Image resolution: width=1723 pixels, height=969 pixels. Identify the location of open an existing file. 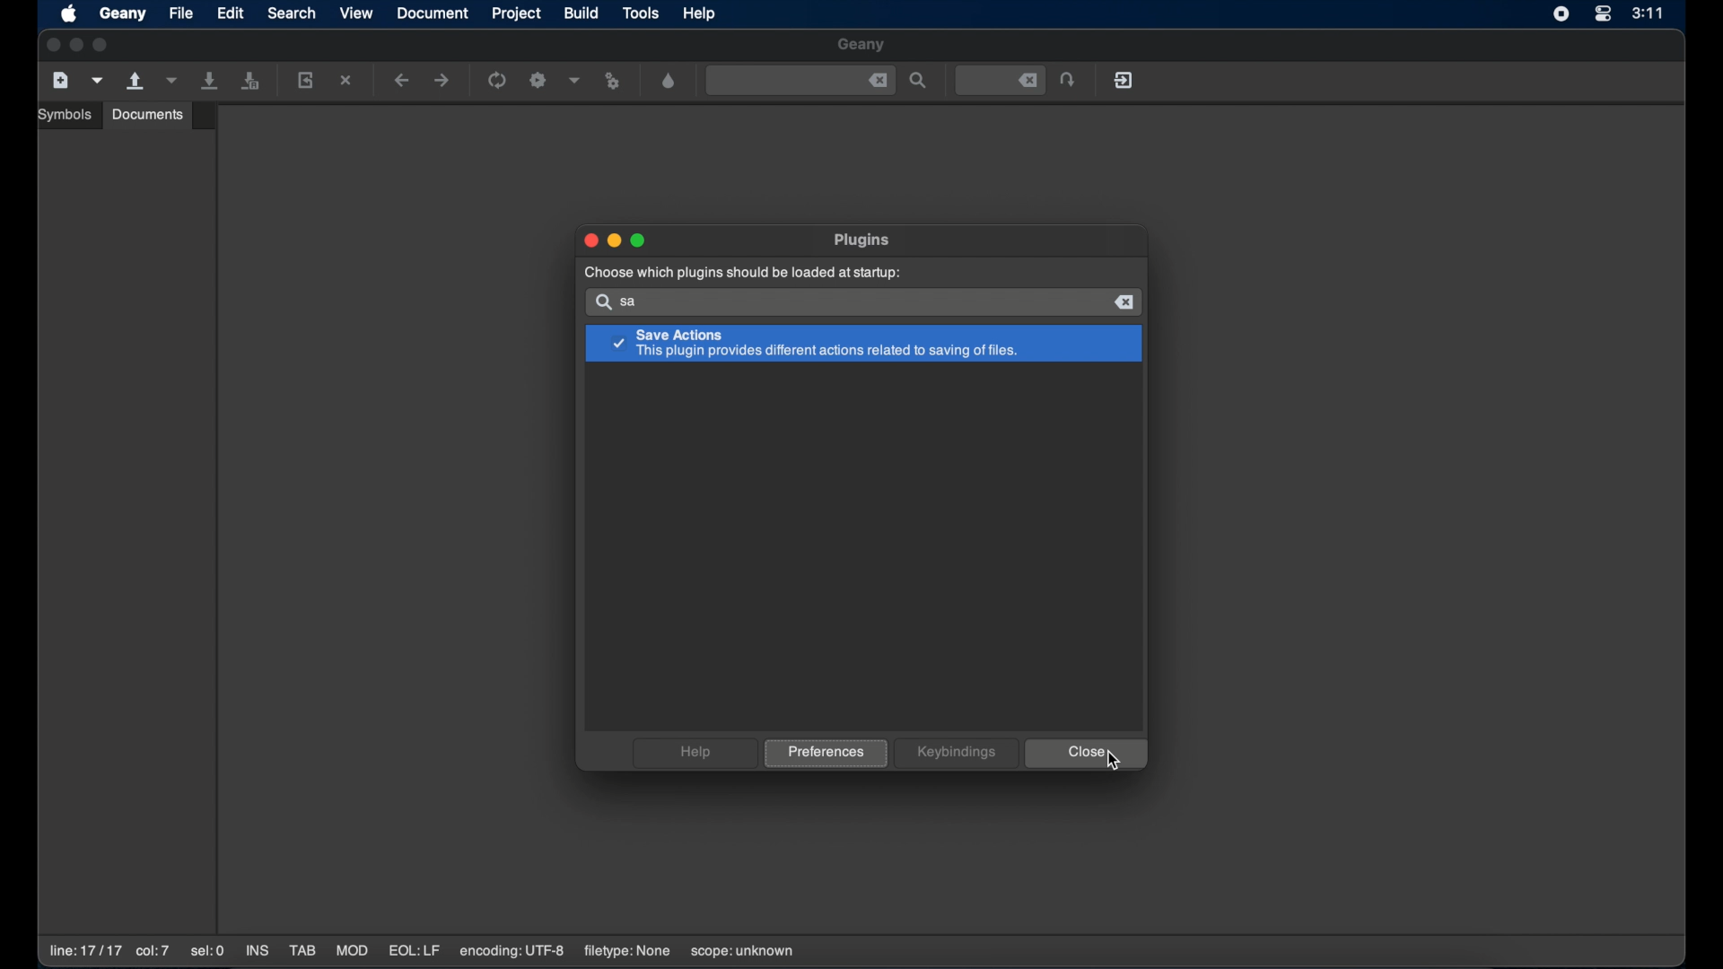
(136, 82).